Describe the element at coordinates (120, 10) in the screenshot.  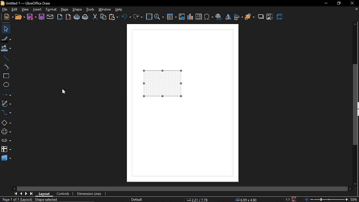
I see `help` at that location.